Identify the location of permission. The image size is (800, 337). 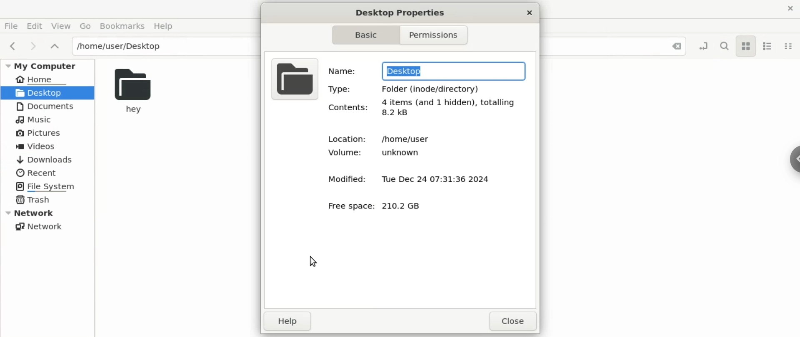
(435, 35).